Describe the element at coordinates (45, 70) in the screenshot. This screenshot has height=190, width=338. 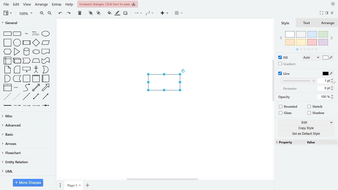
I see `general shapes` at that location.